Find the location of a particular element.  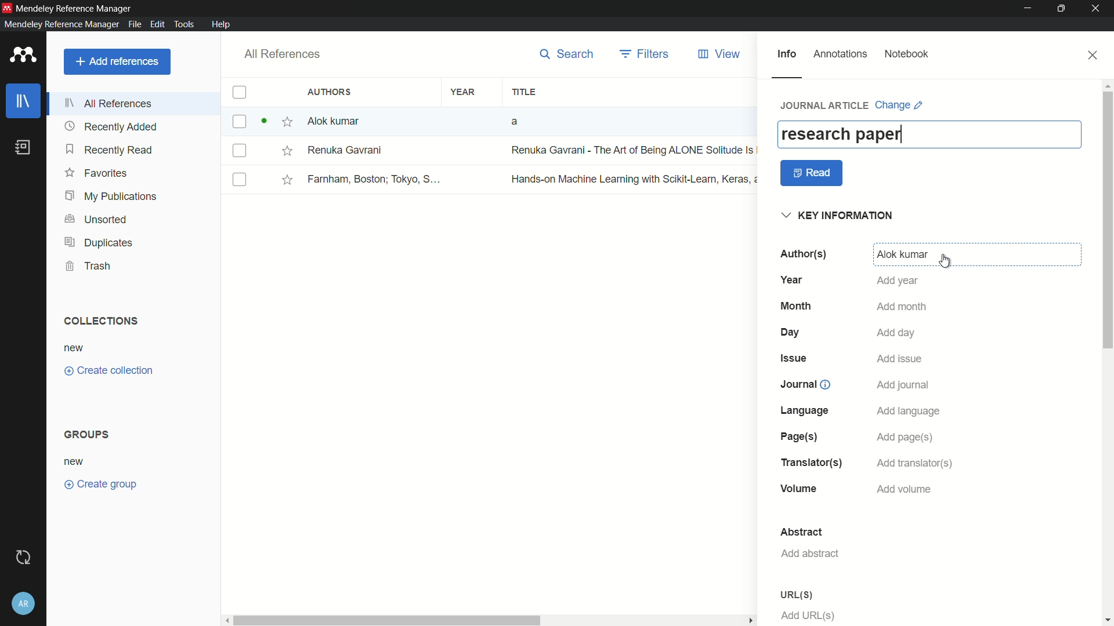

issue is located at coordinates (795, 358).